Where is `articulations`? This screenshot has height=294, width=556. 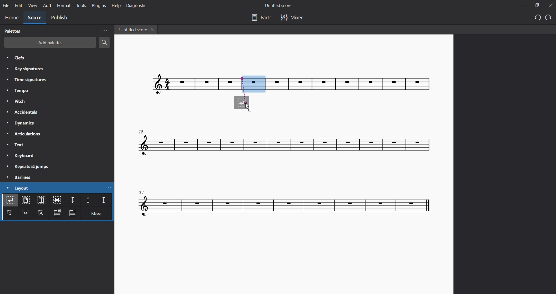
articulations is located at coordinates (23, 134).